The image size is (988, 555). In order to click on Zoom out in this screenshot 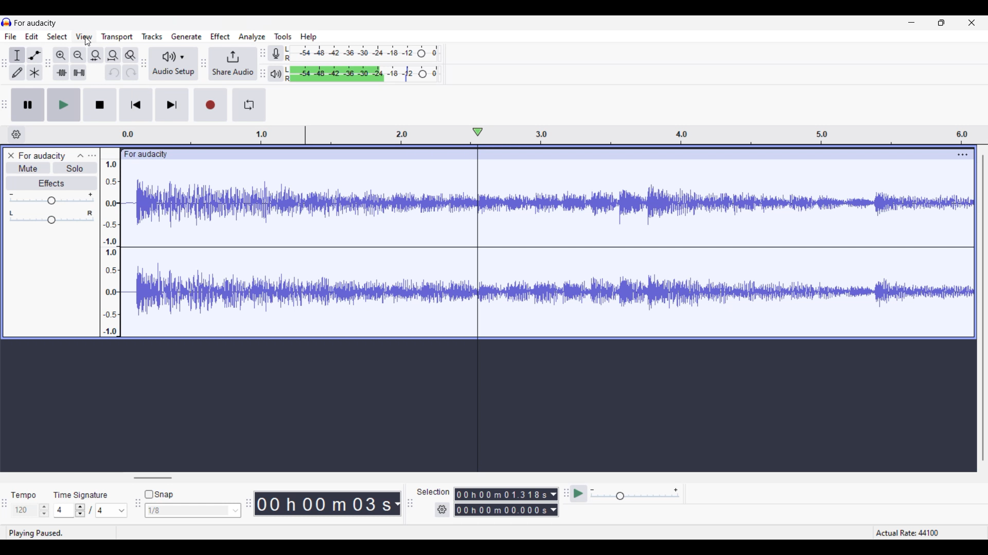, I will do `click(78, 55)`.